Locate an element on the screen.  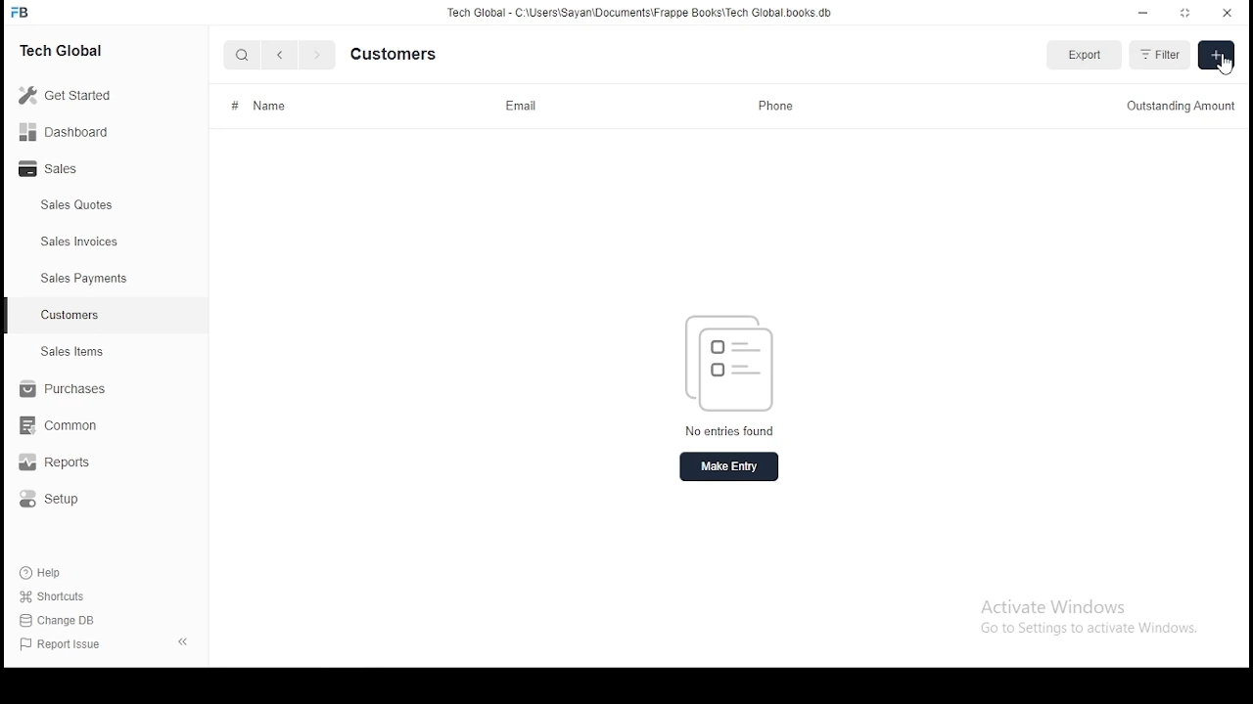
search is located at coordinates (243, 54).